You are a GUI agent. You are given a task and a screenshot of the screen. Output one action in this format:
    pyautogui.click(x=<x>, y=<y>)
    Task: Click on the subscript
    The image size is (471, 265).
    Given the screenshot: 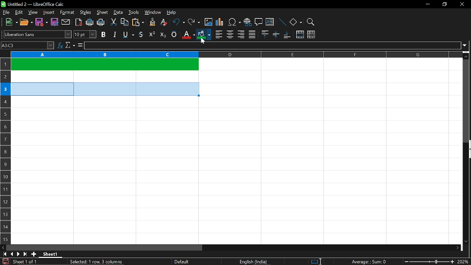 What is the action you would take?
    pyautogui.click(x=163, y=34)
    